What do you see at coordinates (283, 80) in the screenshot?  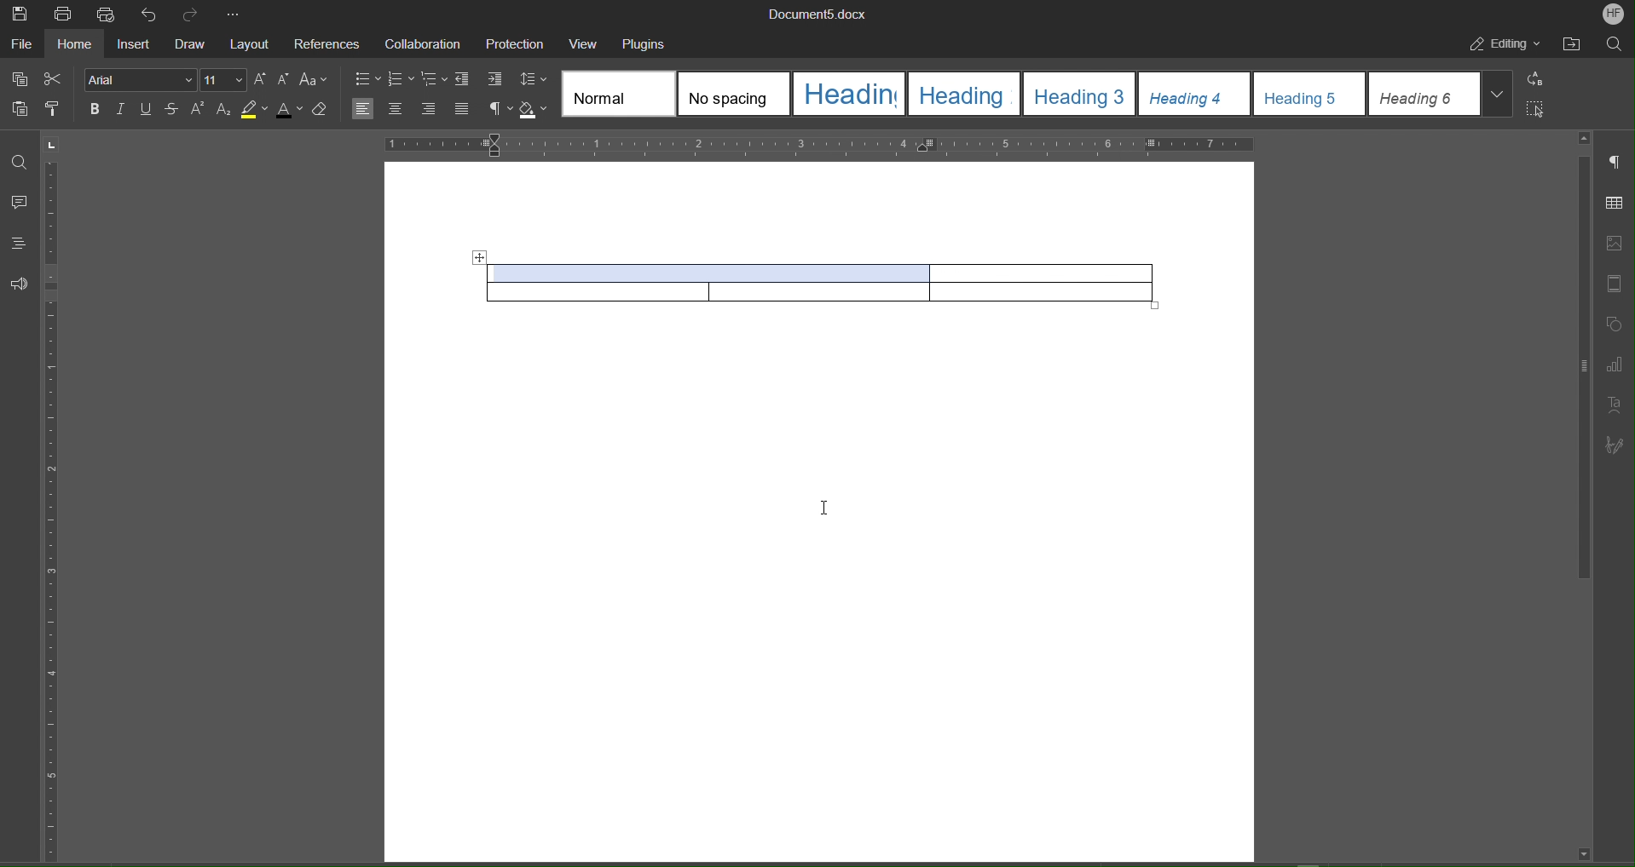 I see `Decrease Size` at bounding box center [283, 80].